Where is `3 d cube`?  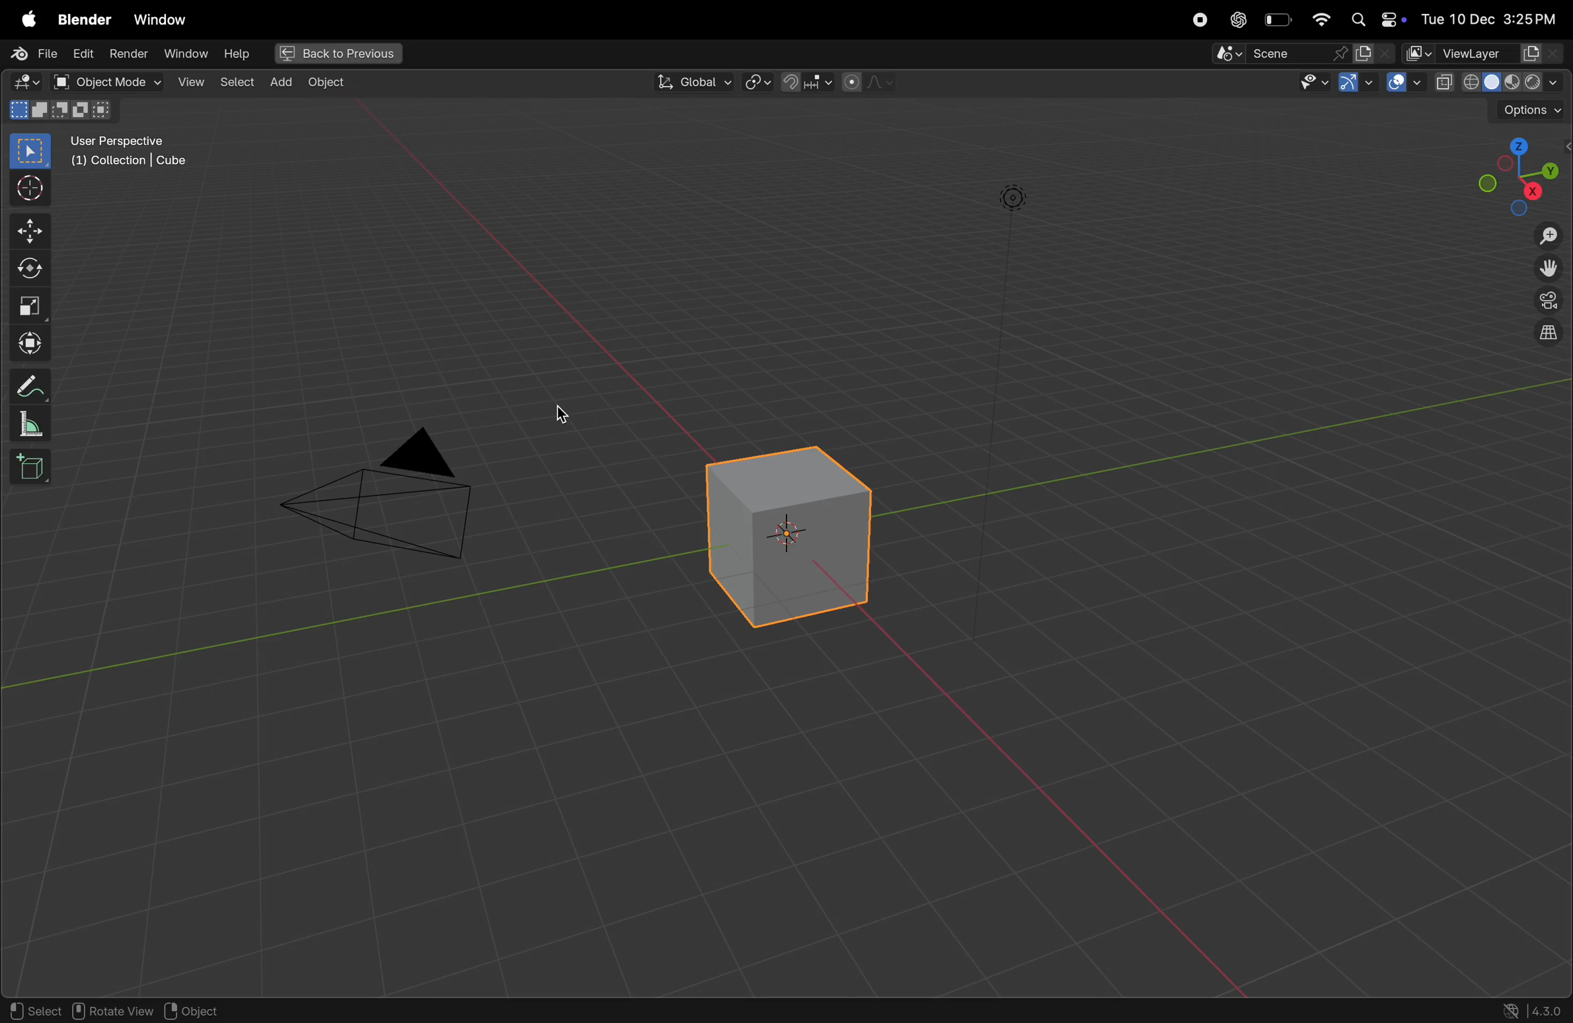
3 d cube is located at coordinates (792, 537).